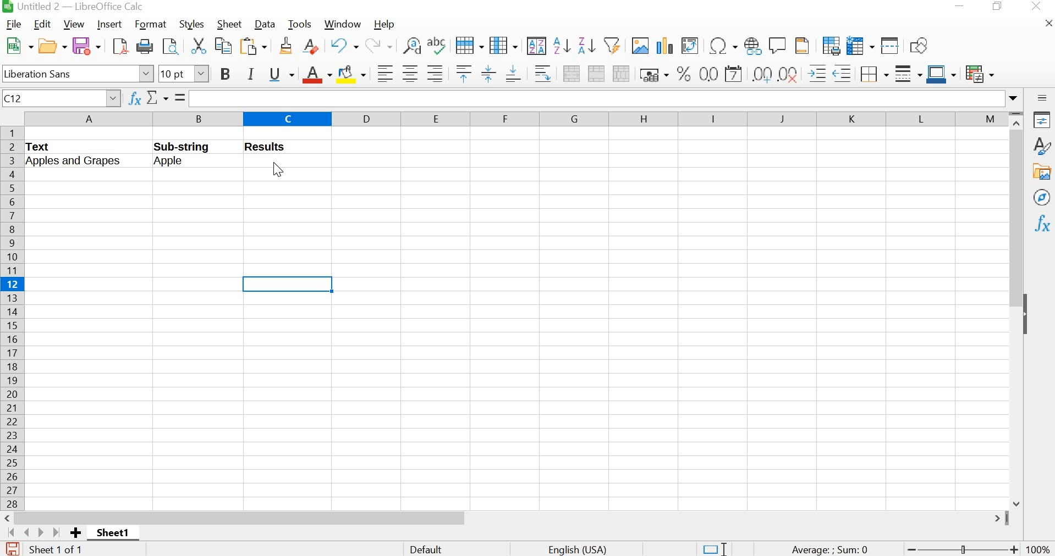 The width and height of the screenshot is (1055, 556). What do you see at coordinates (640, 46) in the screenshot?
I see `insert image` at bounding box center [640, 46].